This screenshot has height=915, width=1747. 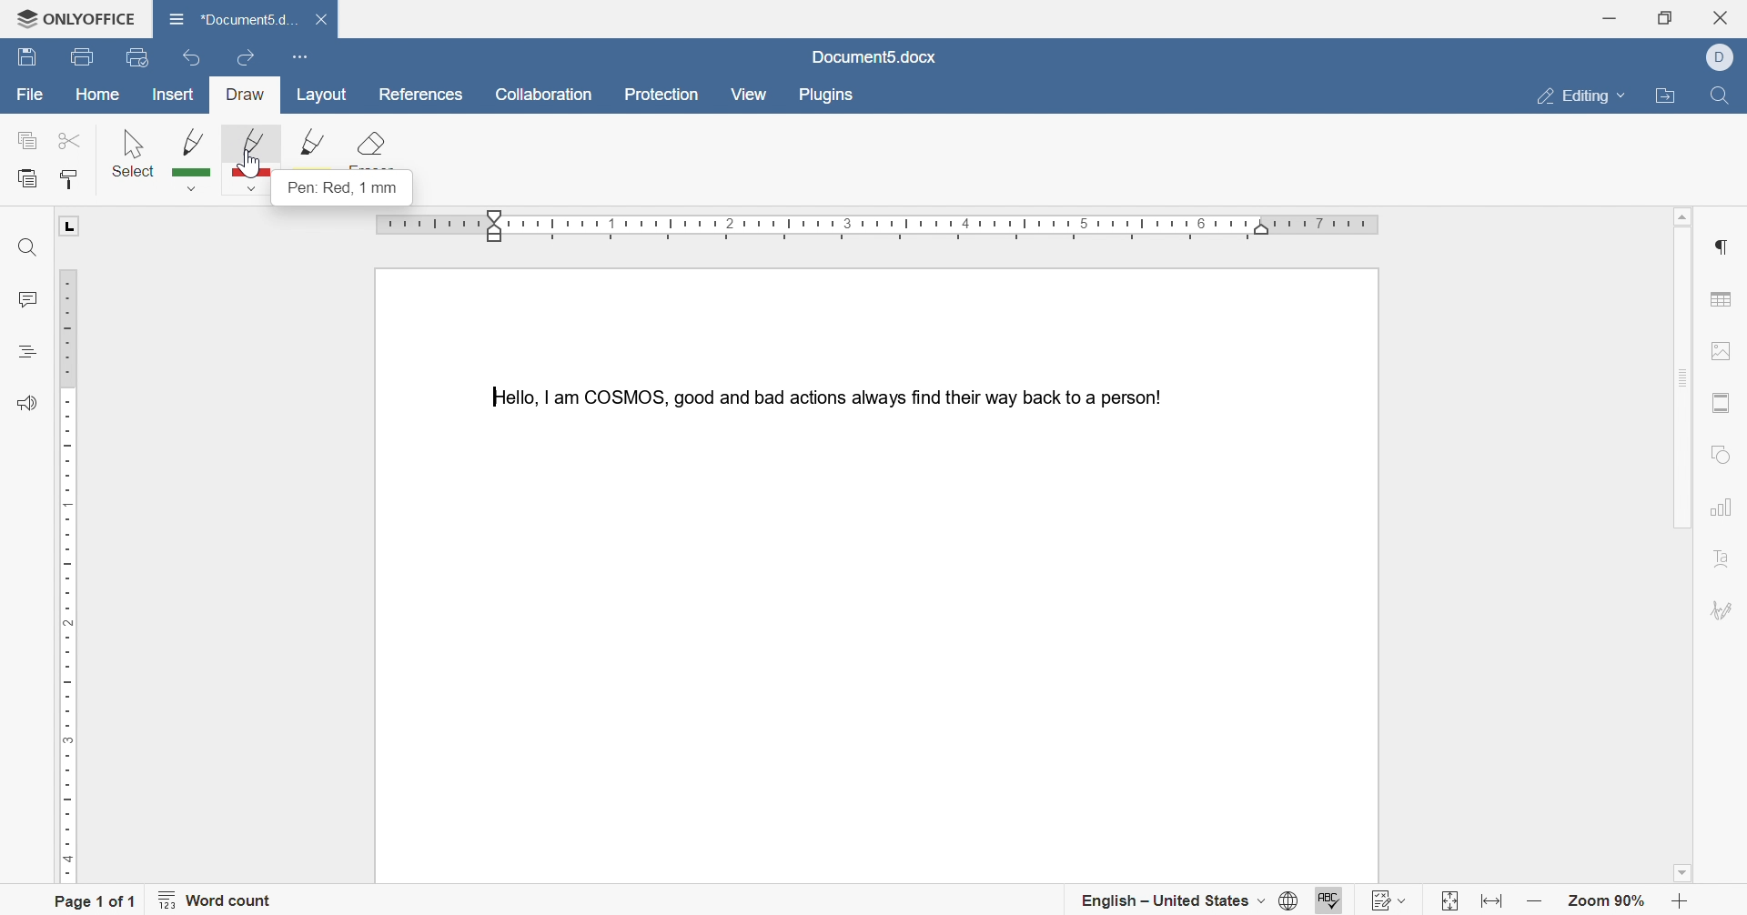 I want to click on find, so click(x=25, y=249).